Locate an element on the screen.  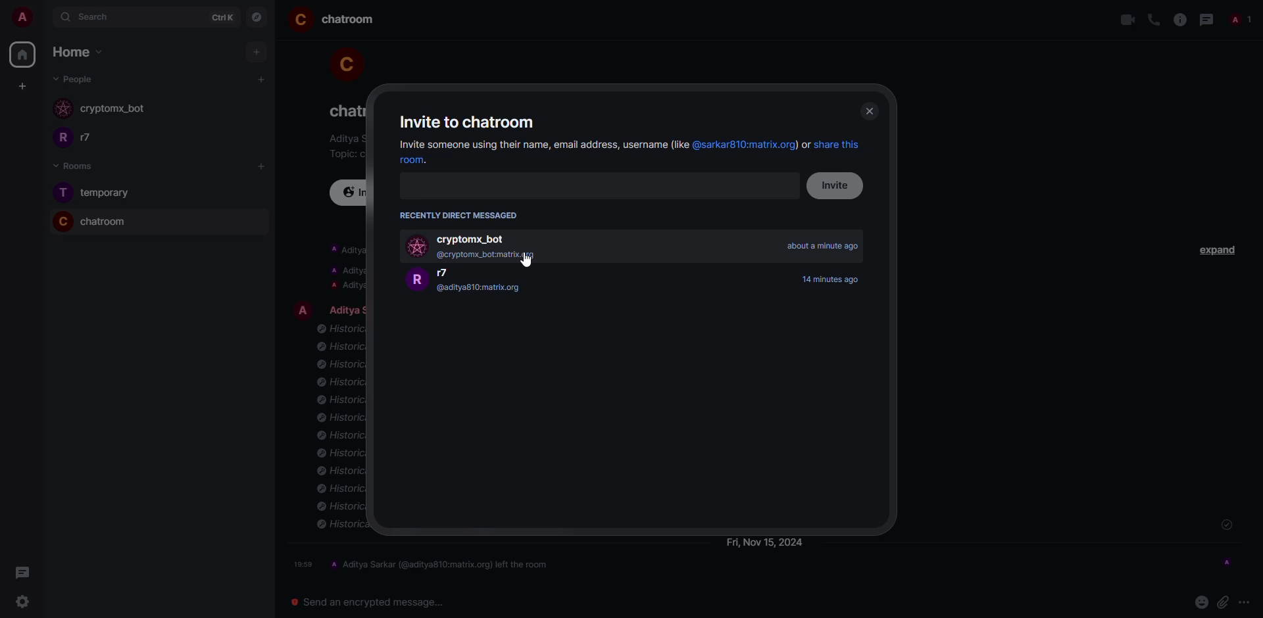
people is located at coordinates (452, 273).